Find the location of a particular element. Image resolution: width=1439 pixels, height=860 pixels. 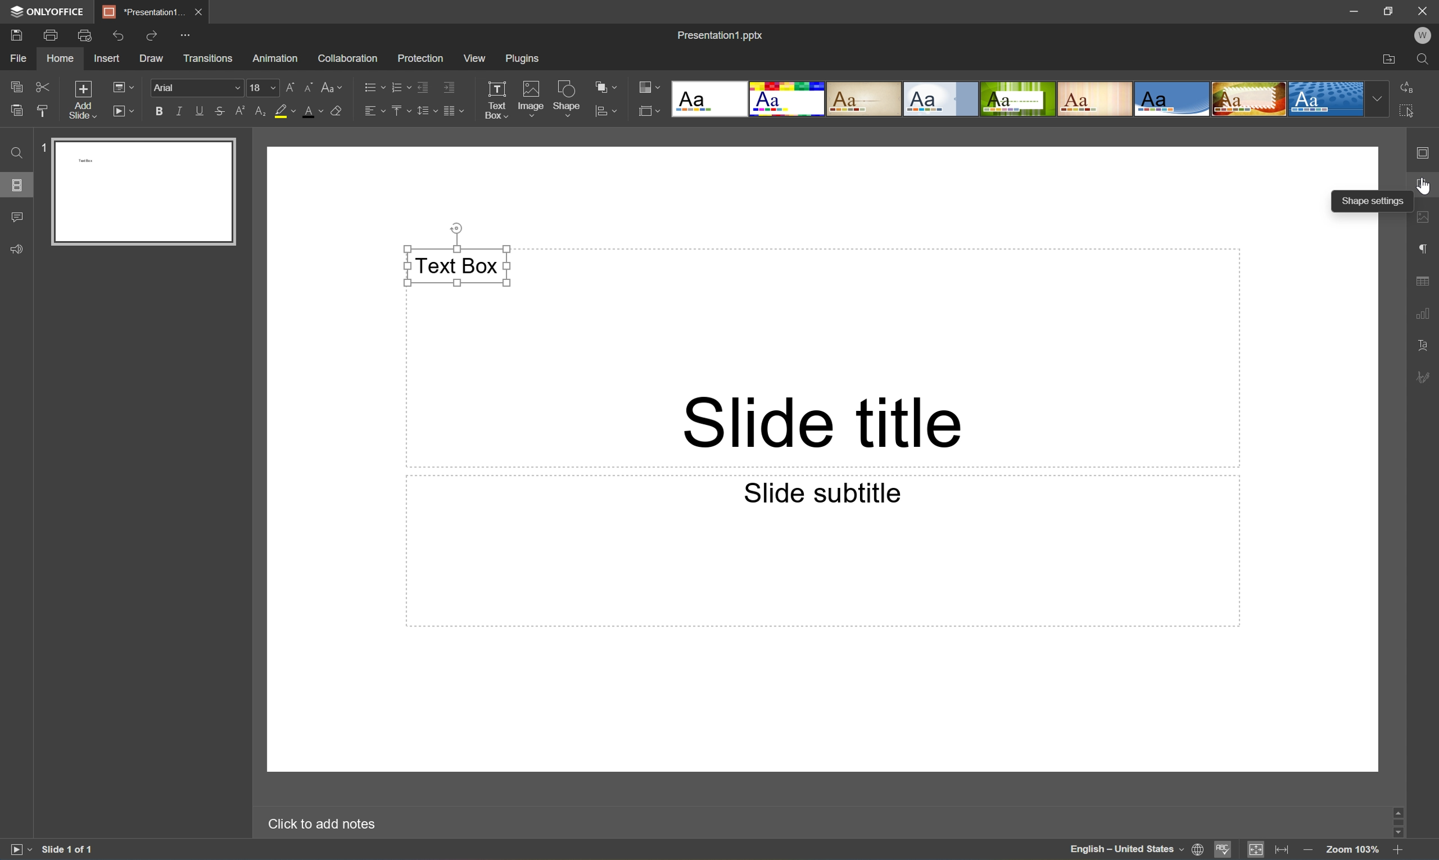

Select All is located at coordinates (1408, 110).